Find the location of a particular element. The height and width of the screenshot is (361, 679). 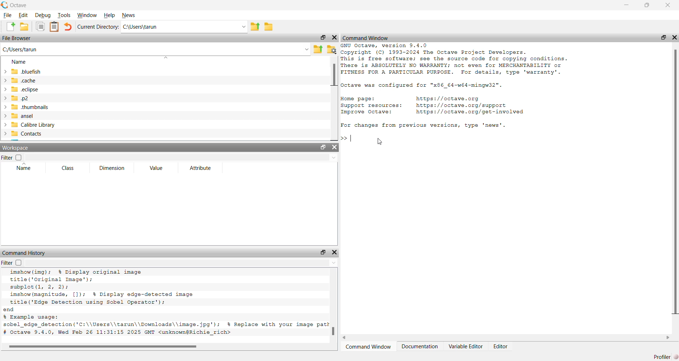

dropdown is located at coordinates (182, 263).